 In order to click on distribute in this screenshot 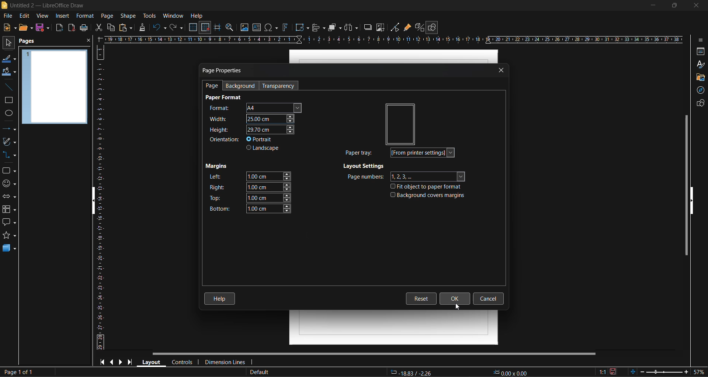, I will do `click(352, 28)`.